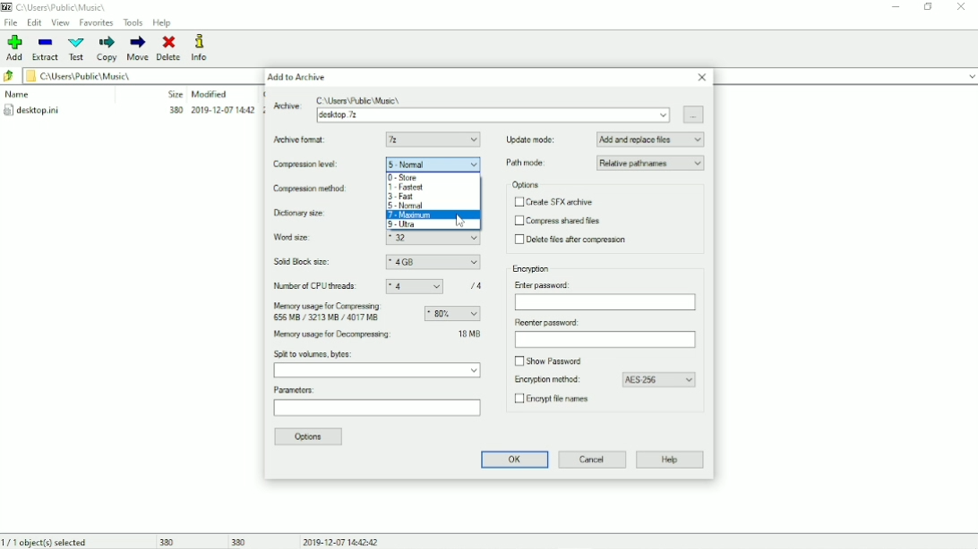 This screenshot has height=549, width=978. Describe the element at coordinates (303, 139) in the screenshot. I see `Archive format` at that location.